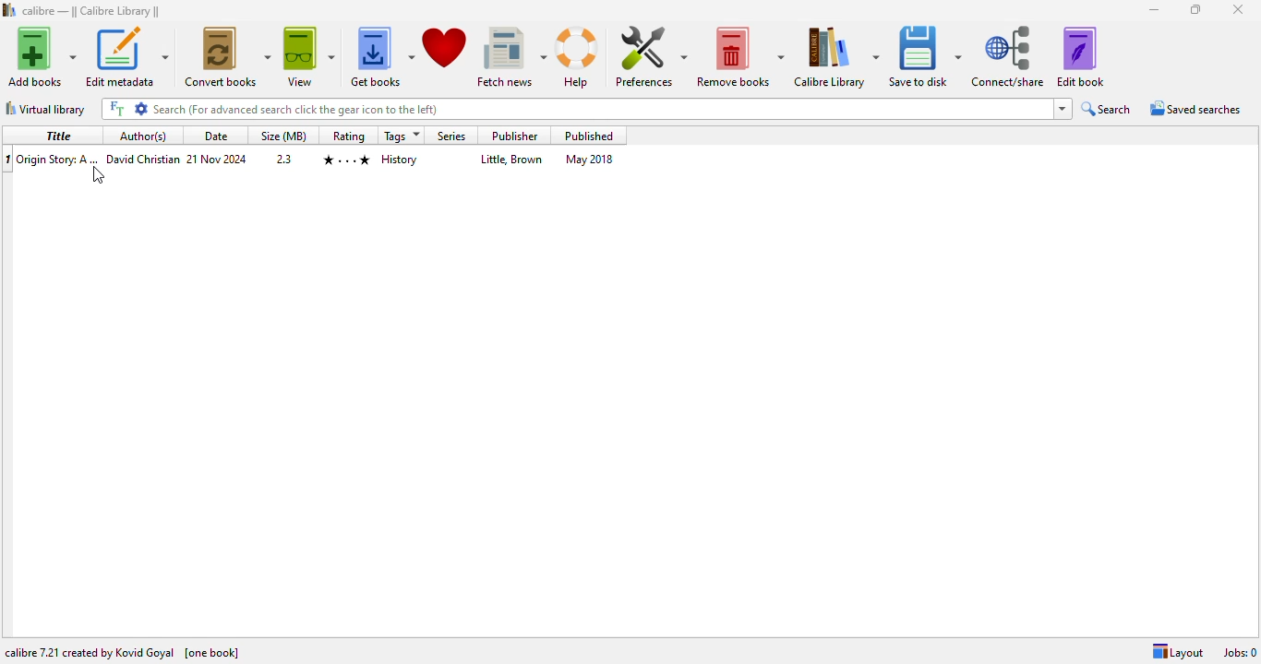 This screenshot has width=1261, height=664. What do you see at coordinates (588, 136) in the screenshot?
I see `published` at bounding box center [588, 136].